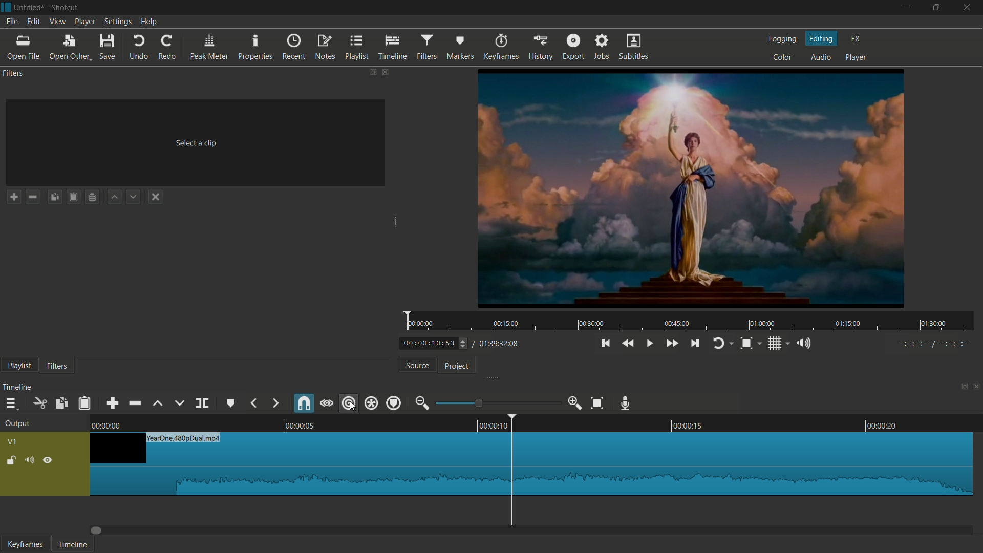  Describe the element at coordinates (30, 8) in the screenshot. I see `project name` at that location.